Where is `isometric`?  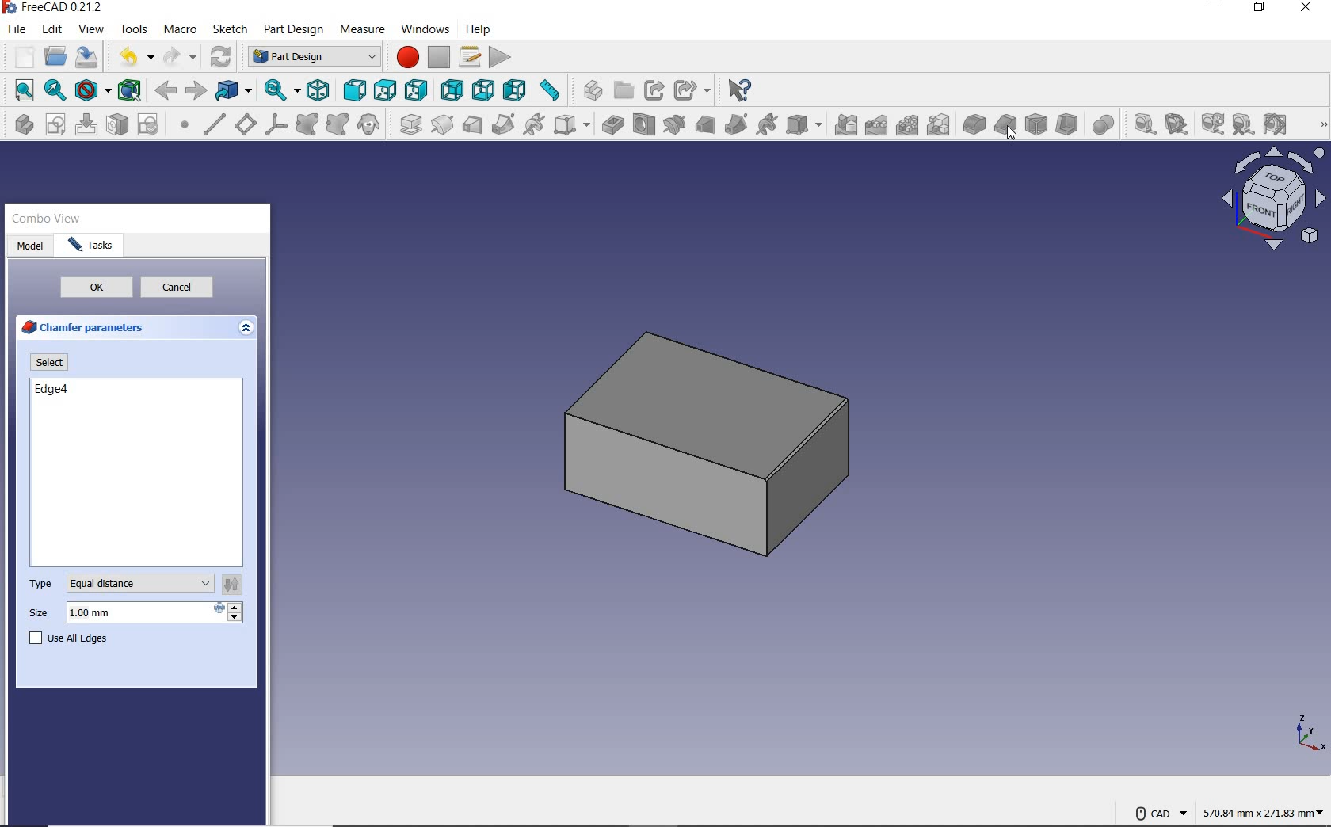
isometric is located at coordinates (318, 90).